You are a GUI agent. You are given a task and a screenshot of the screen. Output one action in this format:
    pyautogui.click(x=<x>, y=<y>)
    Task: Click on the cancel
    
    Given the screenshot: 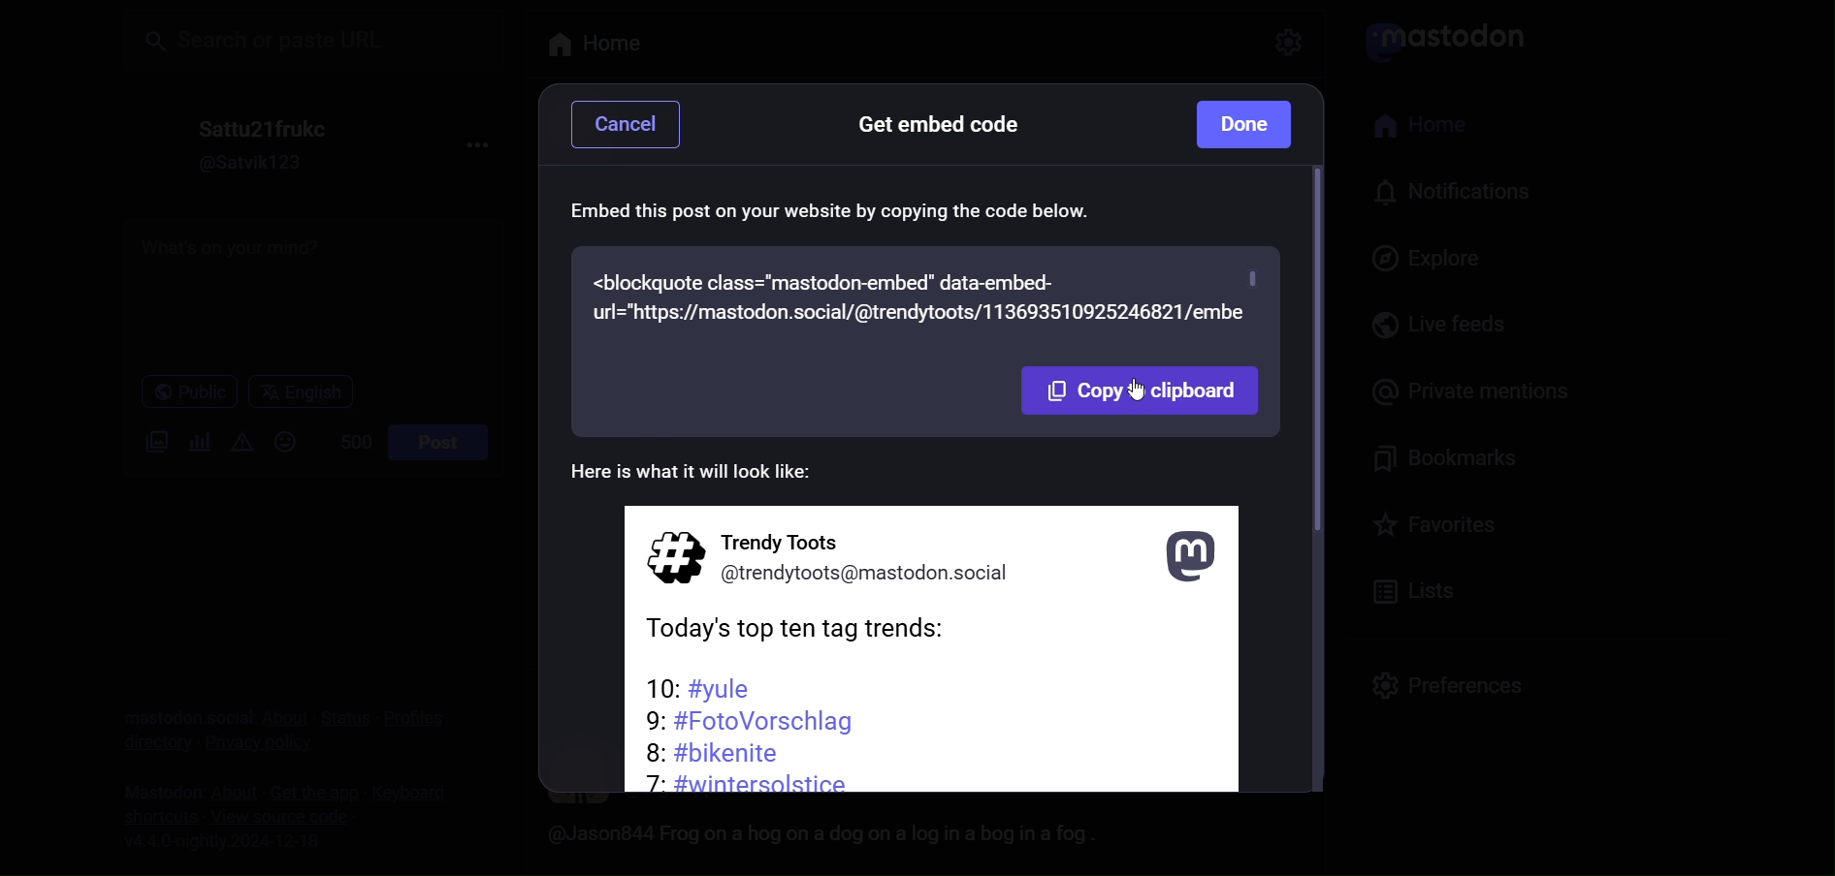 What is the action you would take?
    pyautogui.click(x=636, y=127)
    